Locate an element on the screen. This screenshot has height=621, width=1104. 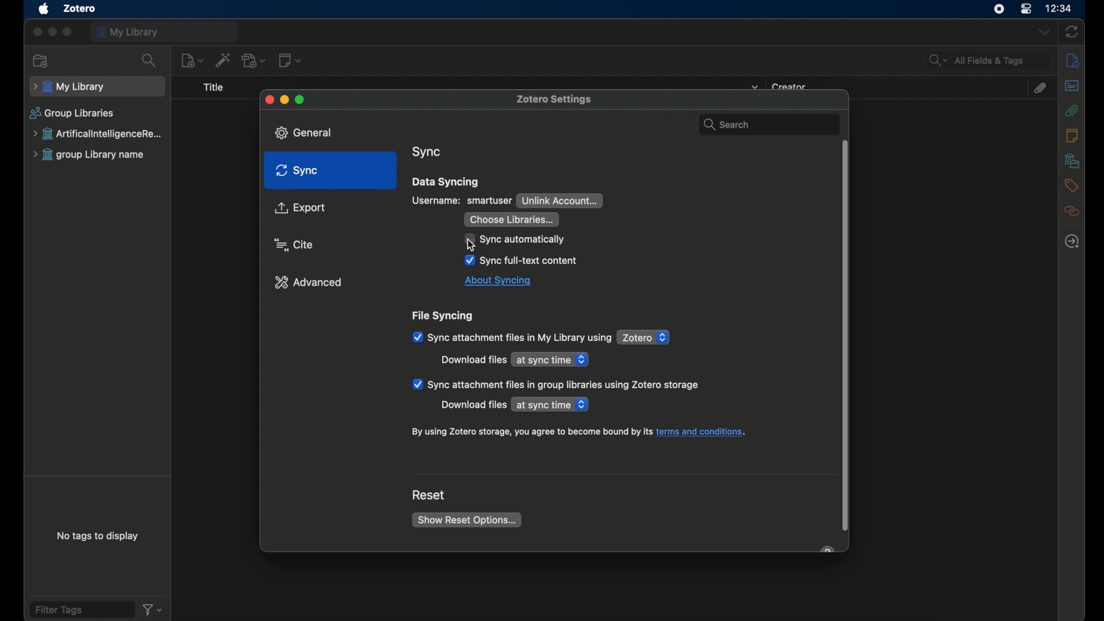
no tags to display is located at coordinates (97, 536).